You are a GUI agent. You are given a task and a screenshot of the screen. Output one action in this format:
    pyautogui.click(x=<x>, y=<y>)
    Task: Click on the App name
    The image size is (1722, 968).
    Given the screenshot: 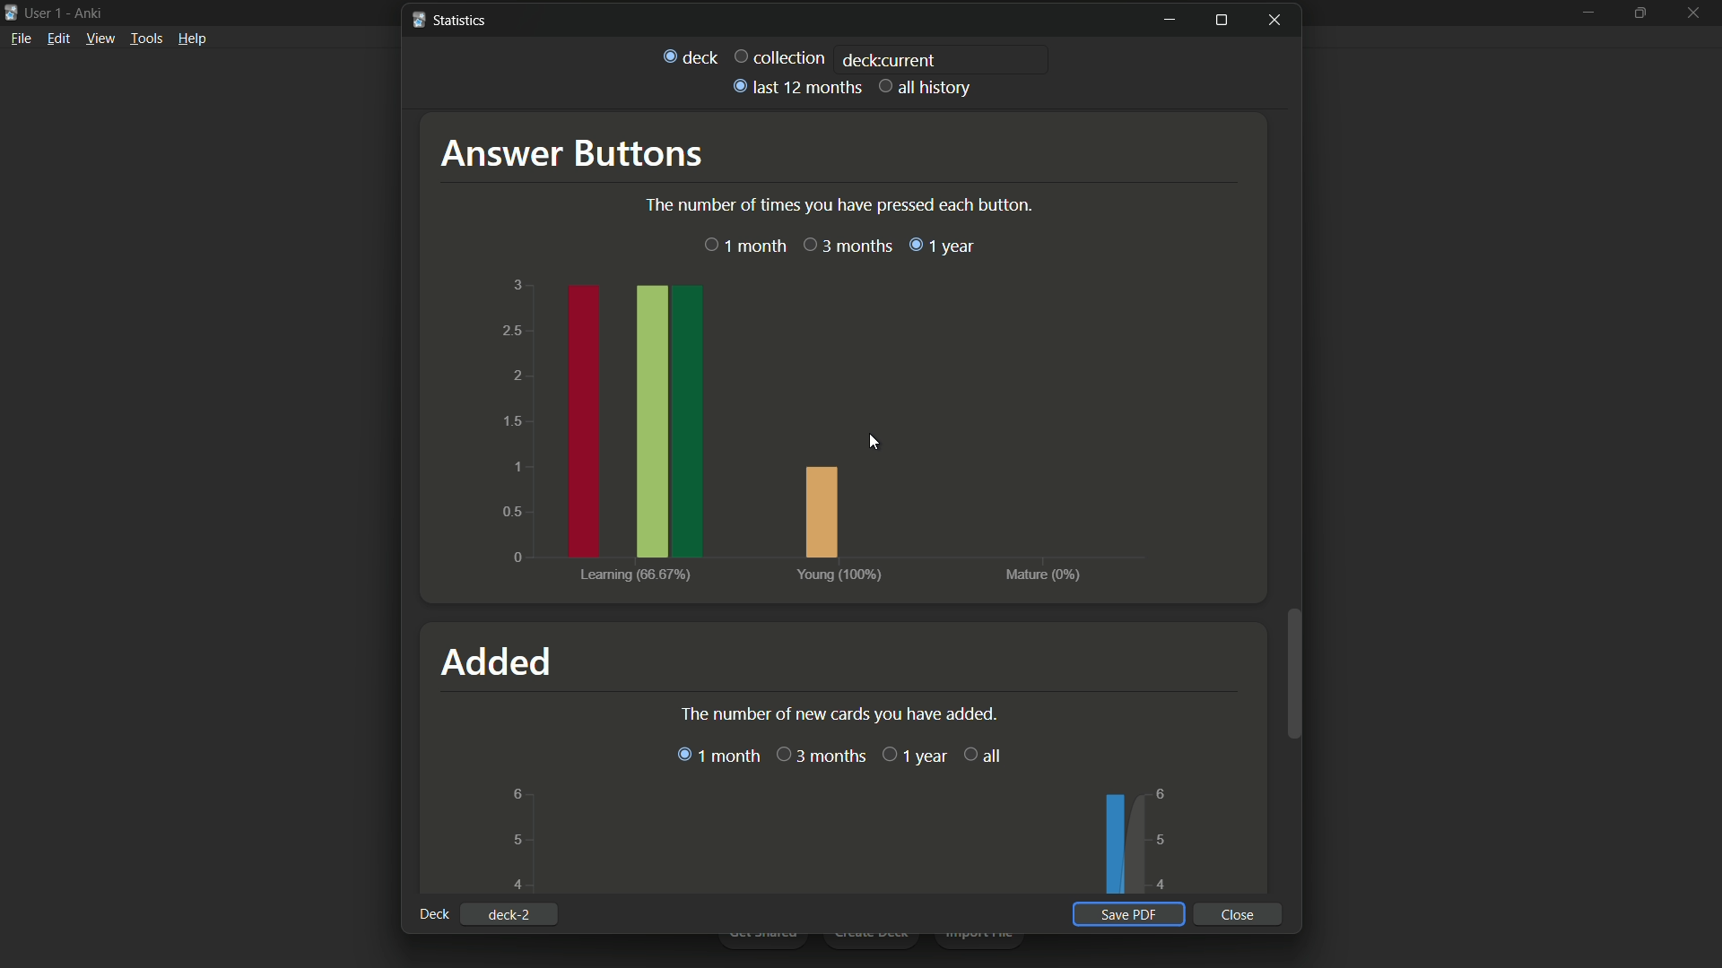 What is the action you would take?
    pyautogui.click(x=91, y=13)
    